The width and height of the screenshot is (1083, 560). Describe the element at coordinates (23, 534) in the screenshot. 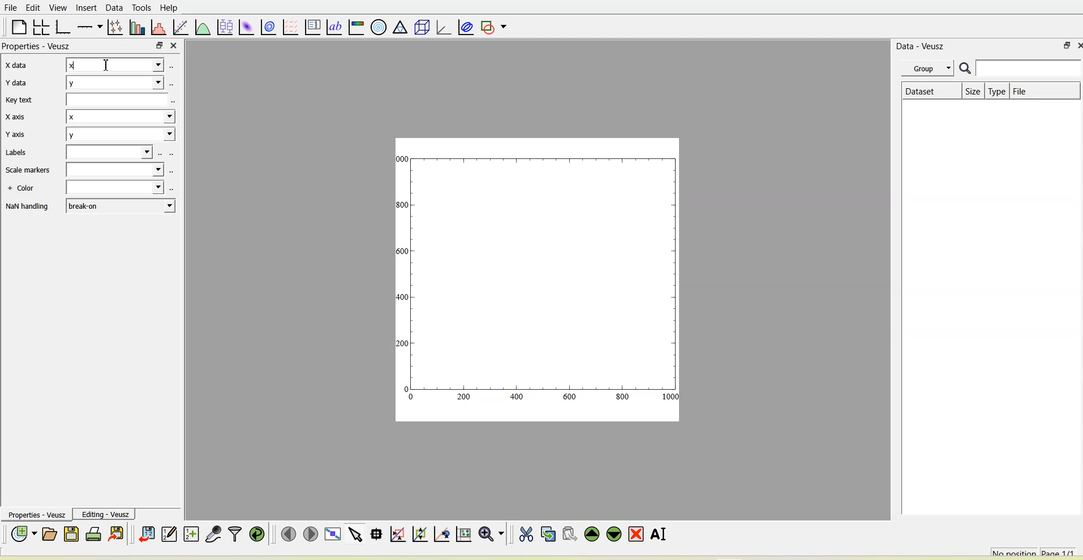

I see `New document` at that location.